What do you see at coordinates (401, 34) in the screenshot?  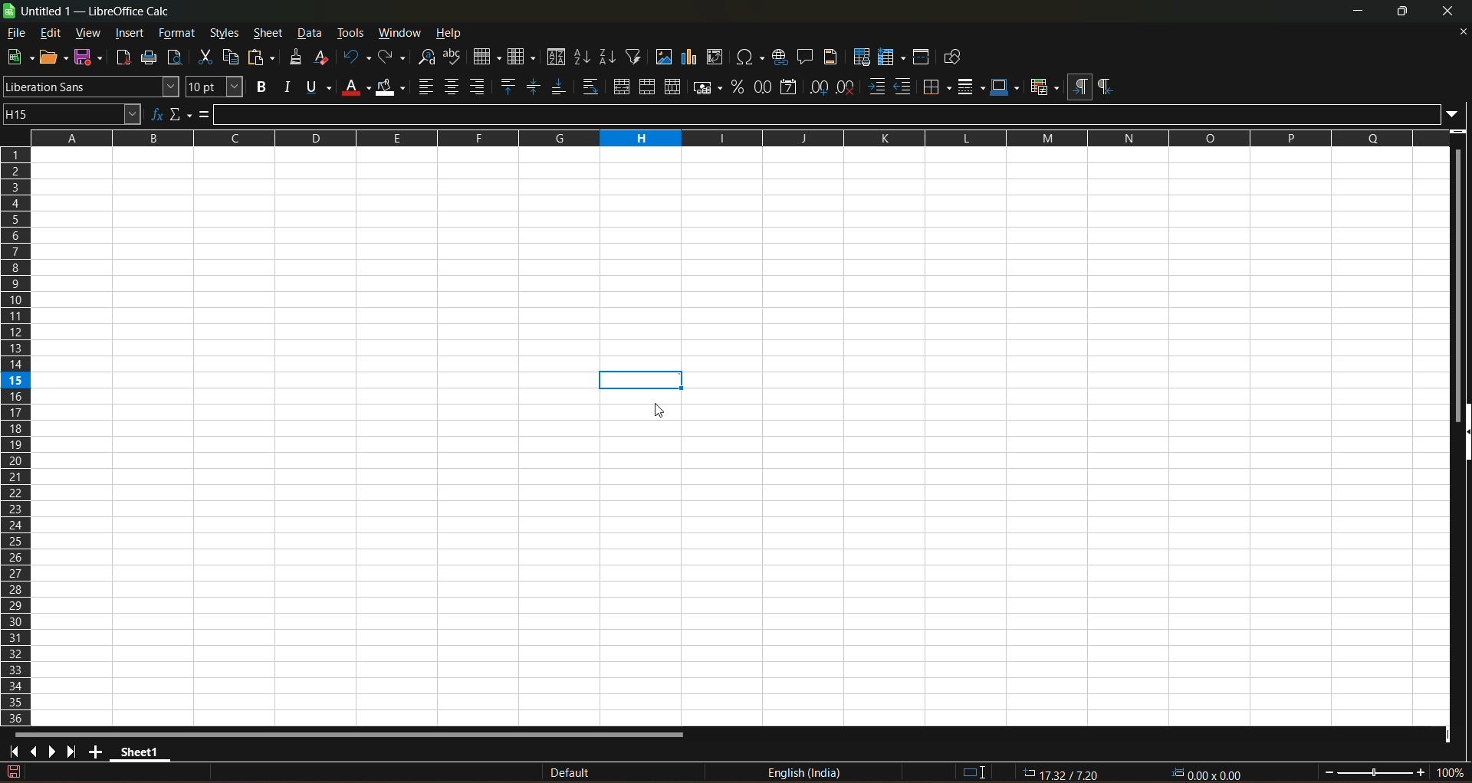 I see `window` at bounding box center [401, 34].